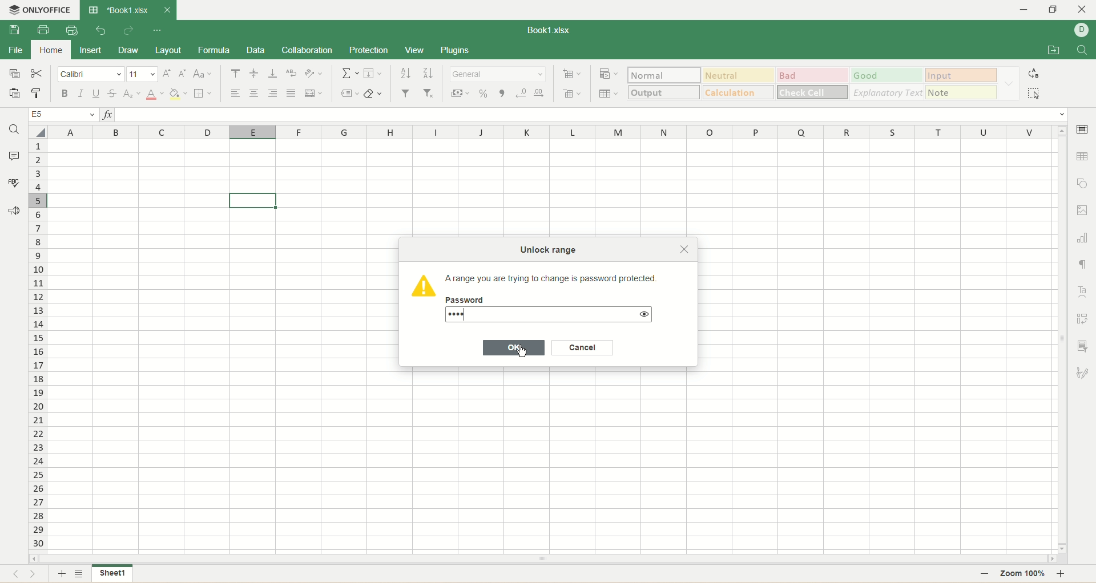 Image resolution: width=1096 pixels, height=583 pixels. Describe the element at coordinates (291, 73) in the screenshot. I see `wrap text` at that location.